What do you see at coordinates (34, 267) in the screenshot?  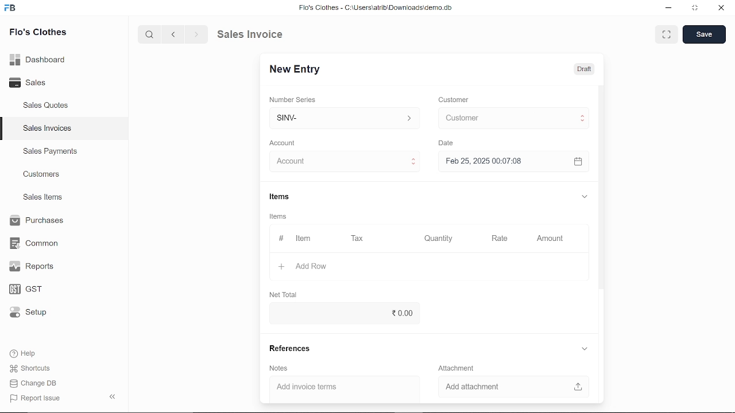 I see `Reports` at bounding box center [34, 267].